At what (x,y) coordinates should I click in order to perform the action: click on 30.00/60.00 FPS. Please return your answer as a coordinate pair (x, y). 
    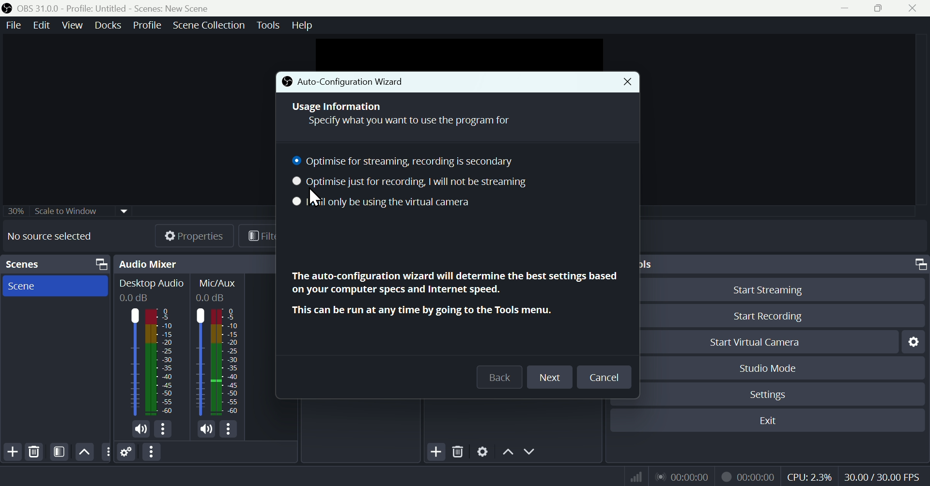
    Looking at the image, I should click on (884, 474).